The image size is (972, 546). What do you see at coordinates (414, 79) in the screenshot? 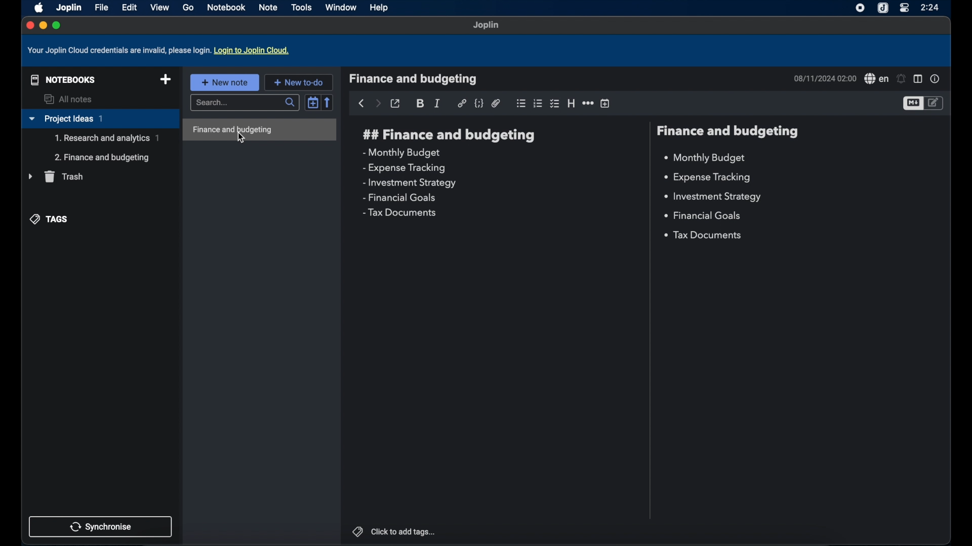
I see `finance and budgeting` at bounding box center [414, 79].